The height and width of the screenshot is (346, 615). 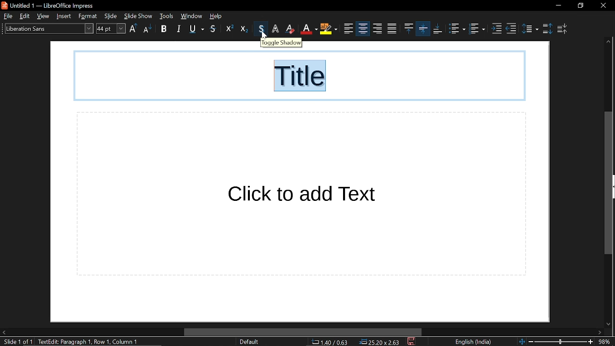 What do you see at coordinates (8, 16) in the screenshot?
I see `file` at bounding box center [8, 16].